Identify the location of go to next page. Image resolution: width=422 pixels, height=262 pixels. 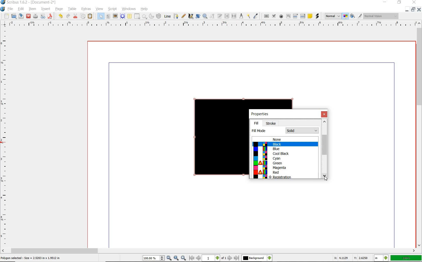
(230, 258).